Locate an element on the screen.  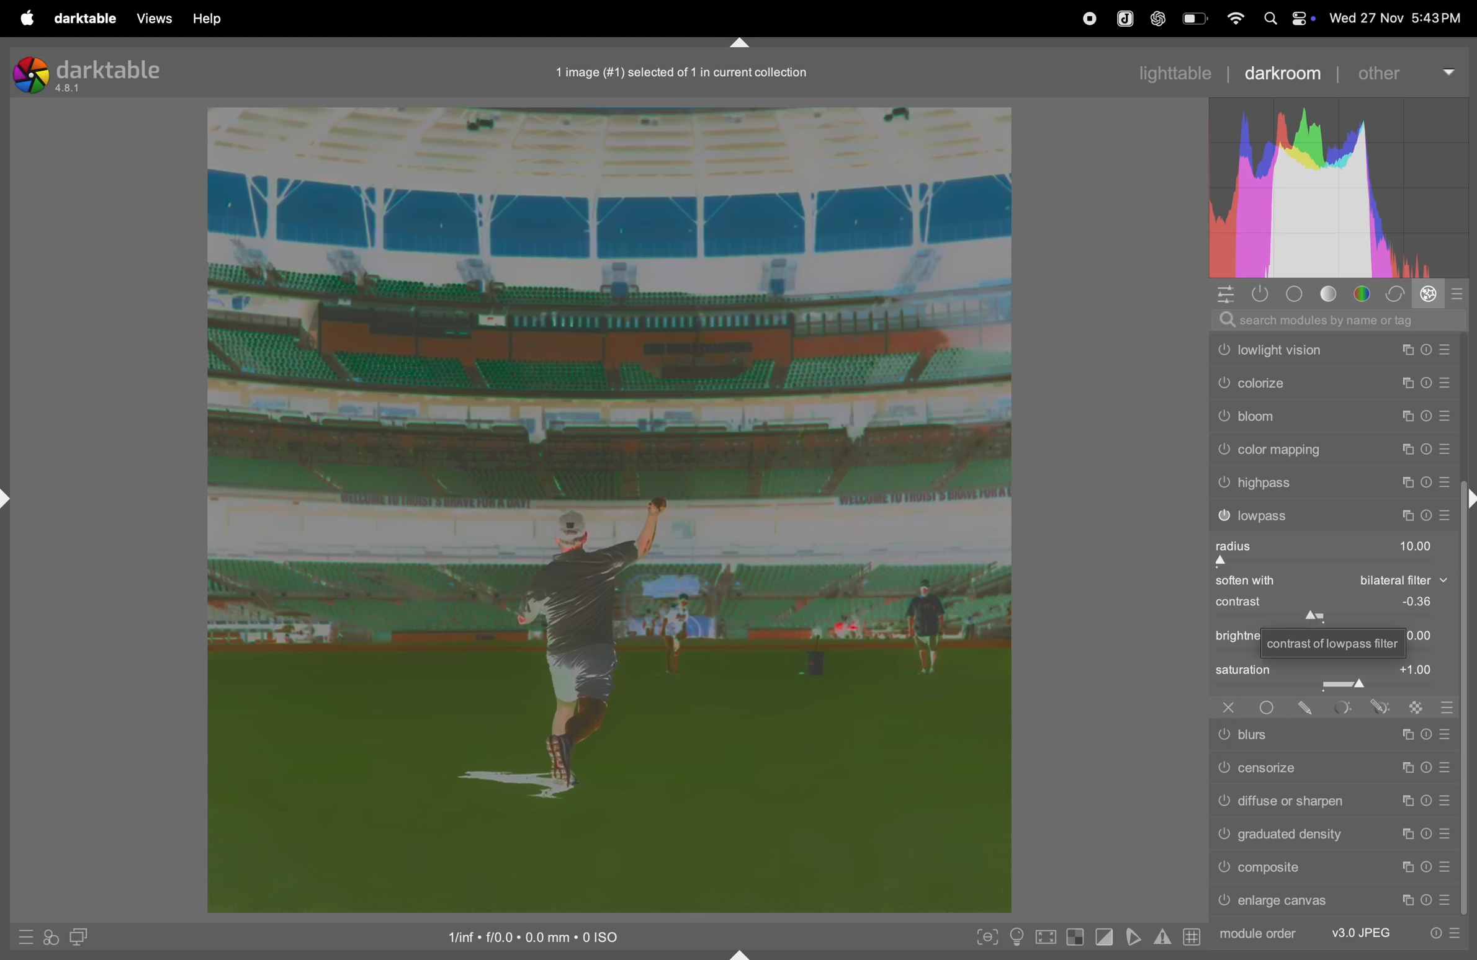
colors is located at coordinates (1364, 293).